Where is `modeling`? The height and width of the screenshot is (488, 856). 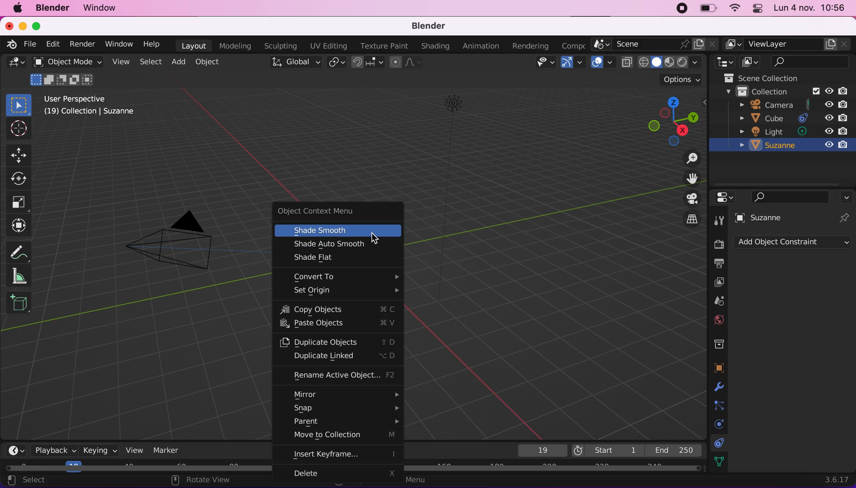
modeling is located at coordinates (236, 46).